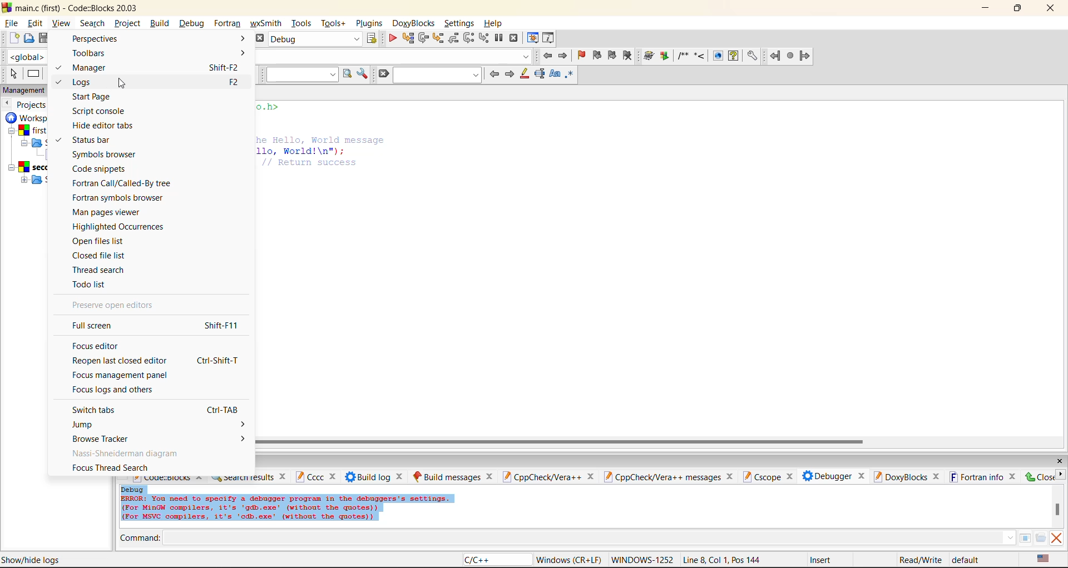 The width and height of the screenshot is (1068, 568). What do you see at coordinates (568, 559) in the screenshot?
I see `Windows (CR+LF)` at bounding box center [568, 559].